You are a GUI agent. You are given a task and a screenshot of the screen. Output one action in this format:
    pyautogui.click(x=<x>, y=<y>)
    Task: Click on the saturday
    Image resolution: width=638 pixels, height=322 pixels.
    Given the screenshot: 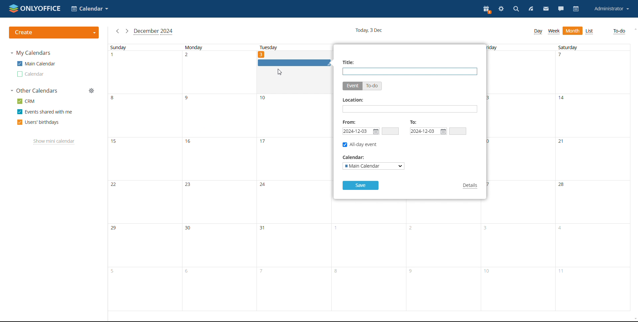 What is the action you would take?
    pyautogui.click(x=592, y=177)
    